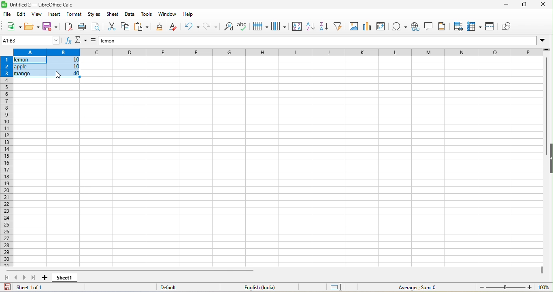 This screenshot has width=553, height=292. What do you see at coordinates (417, 288) in the screenshot?
I see `average: sum=0` at bounding box center [417, 288].